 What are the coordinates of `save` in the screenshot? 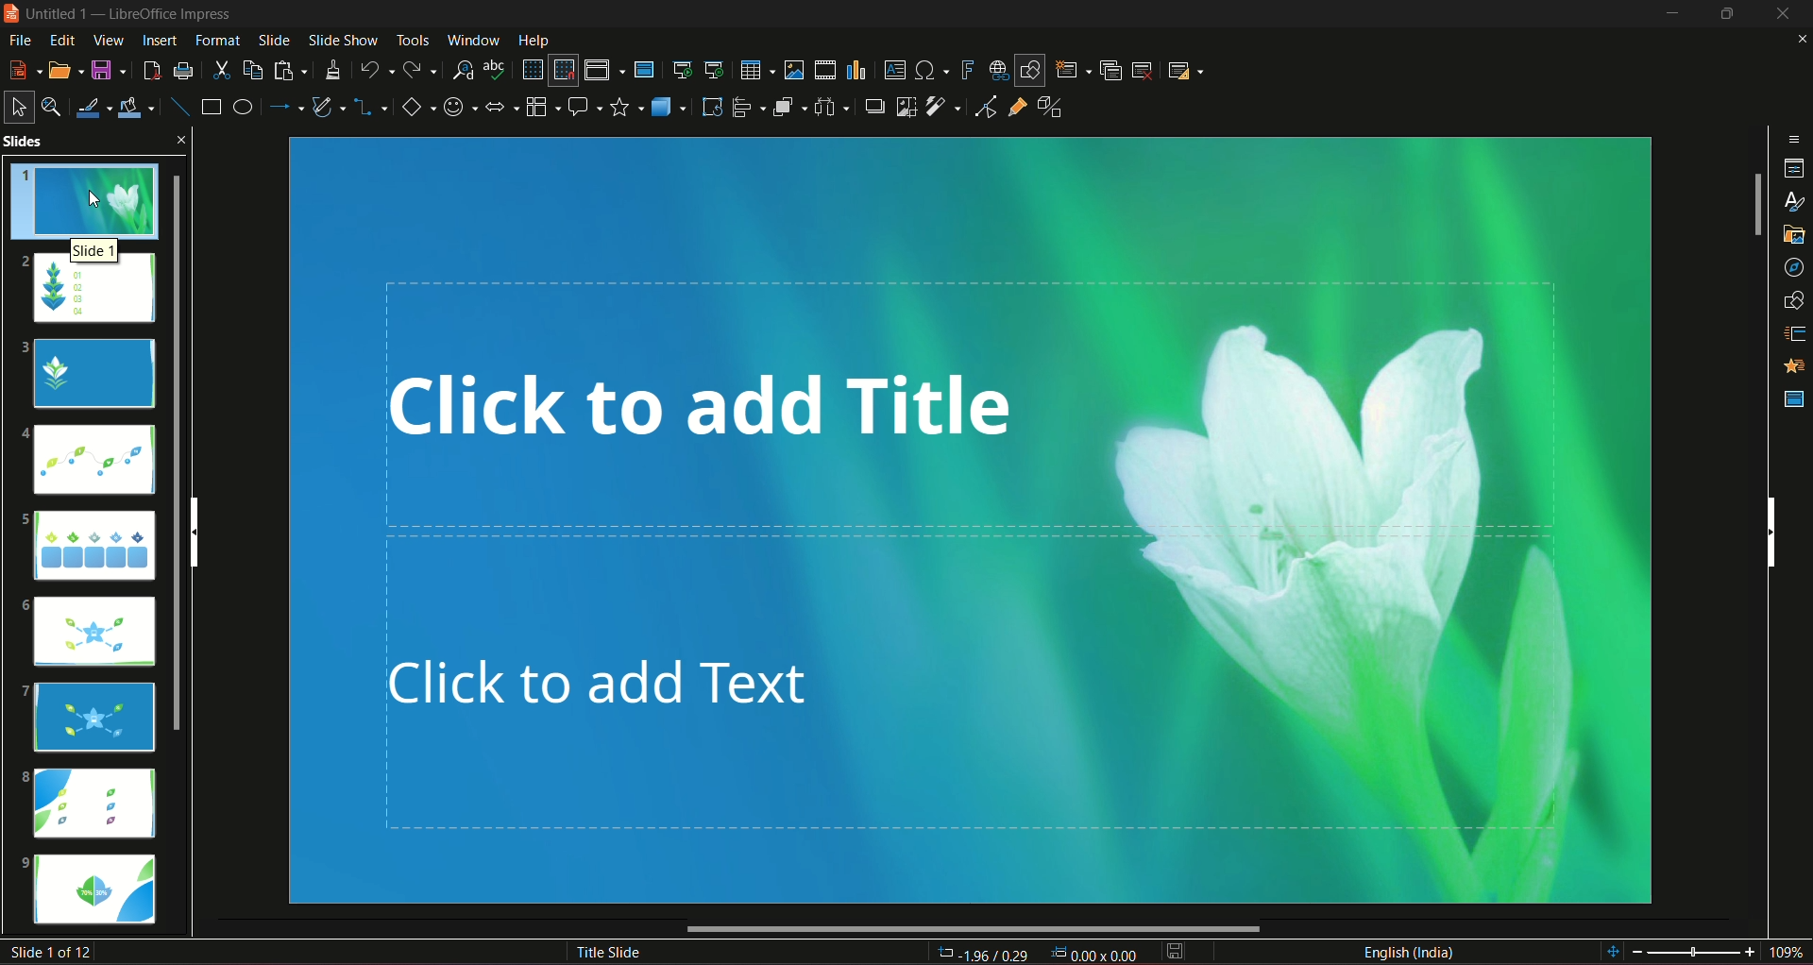 It's located at (110, 69).